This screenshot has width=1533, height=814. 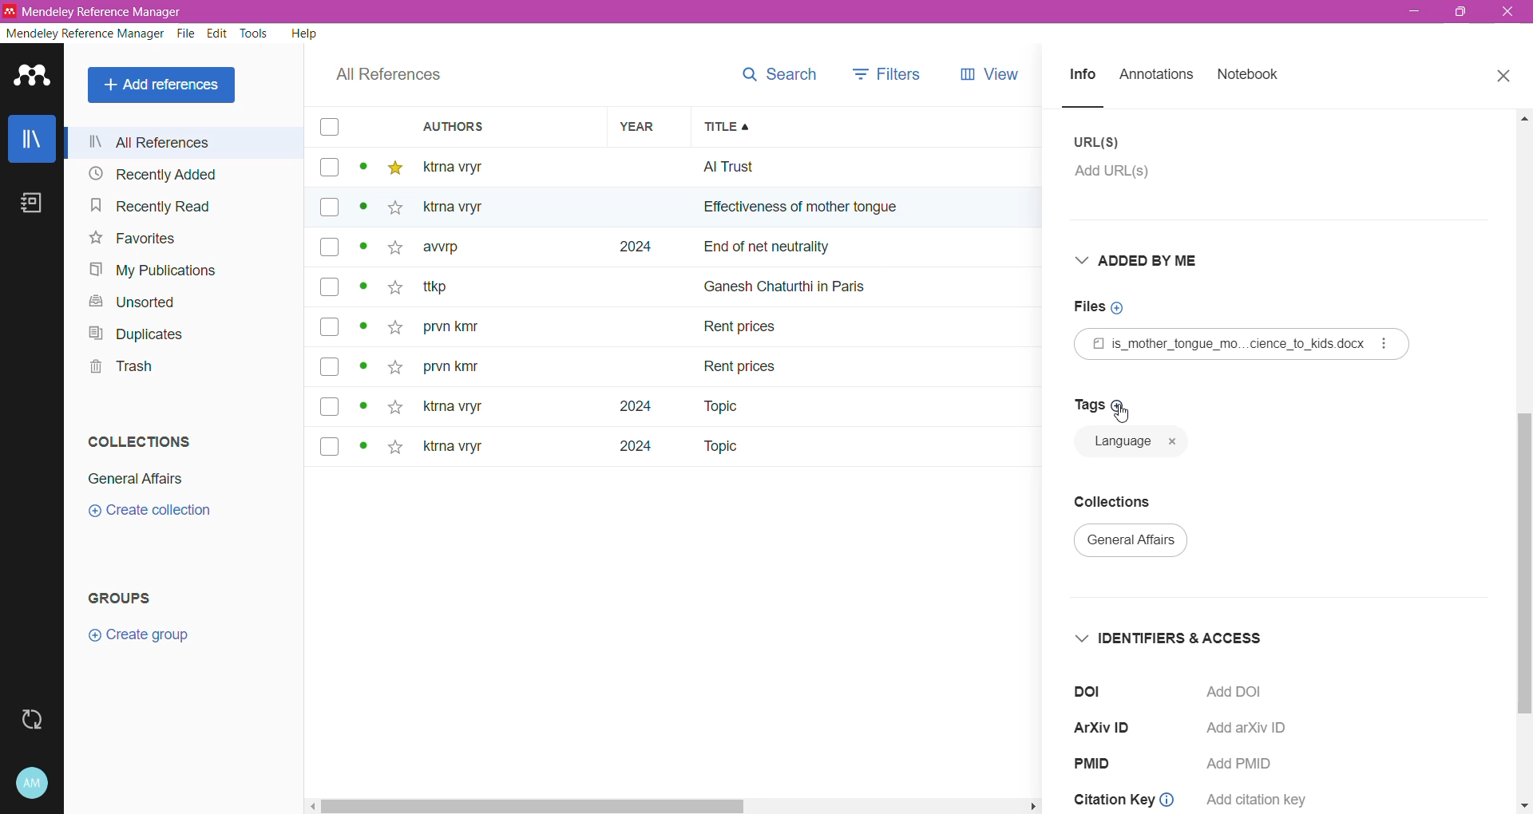 What do you see at coordinates (873, 249) in the screenshot?
I see `end of net neutrally ` at bounding box center [873, 249].